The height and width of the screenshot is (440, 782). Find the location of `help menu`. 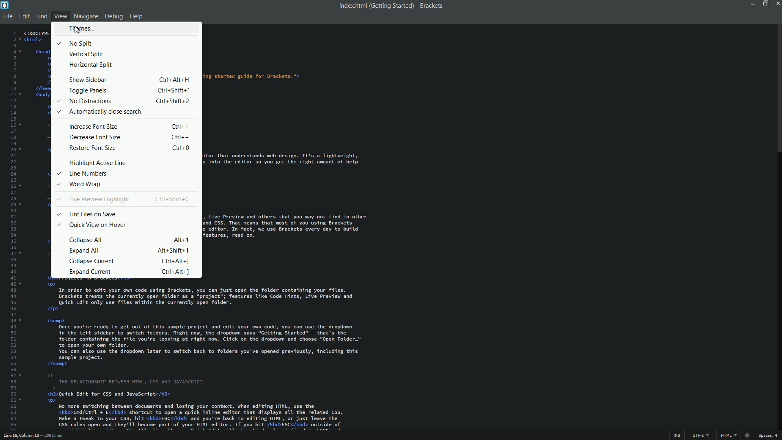

help menu is located at coordinates (136, 17).